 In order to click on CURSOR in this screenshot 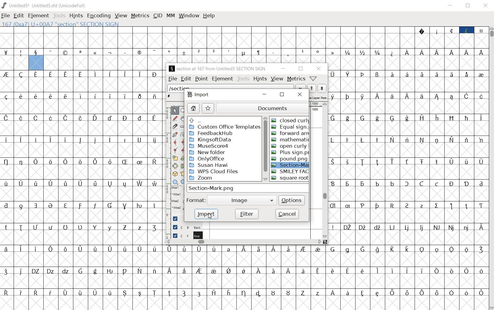, I will do `click(209, 216)`.